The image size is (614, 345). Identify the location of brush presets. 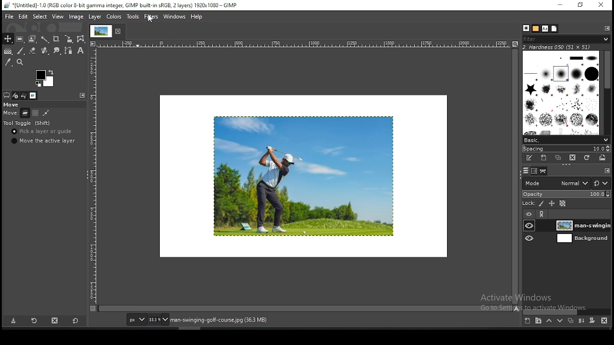
(565, 139).